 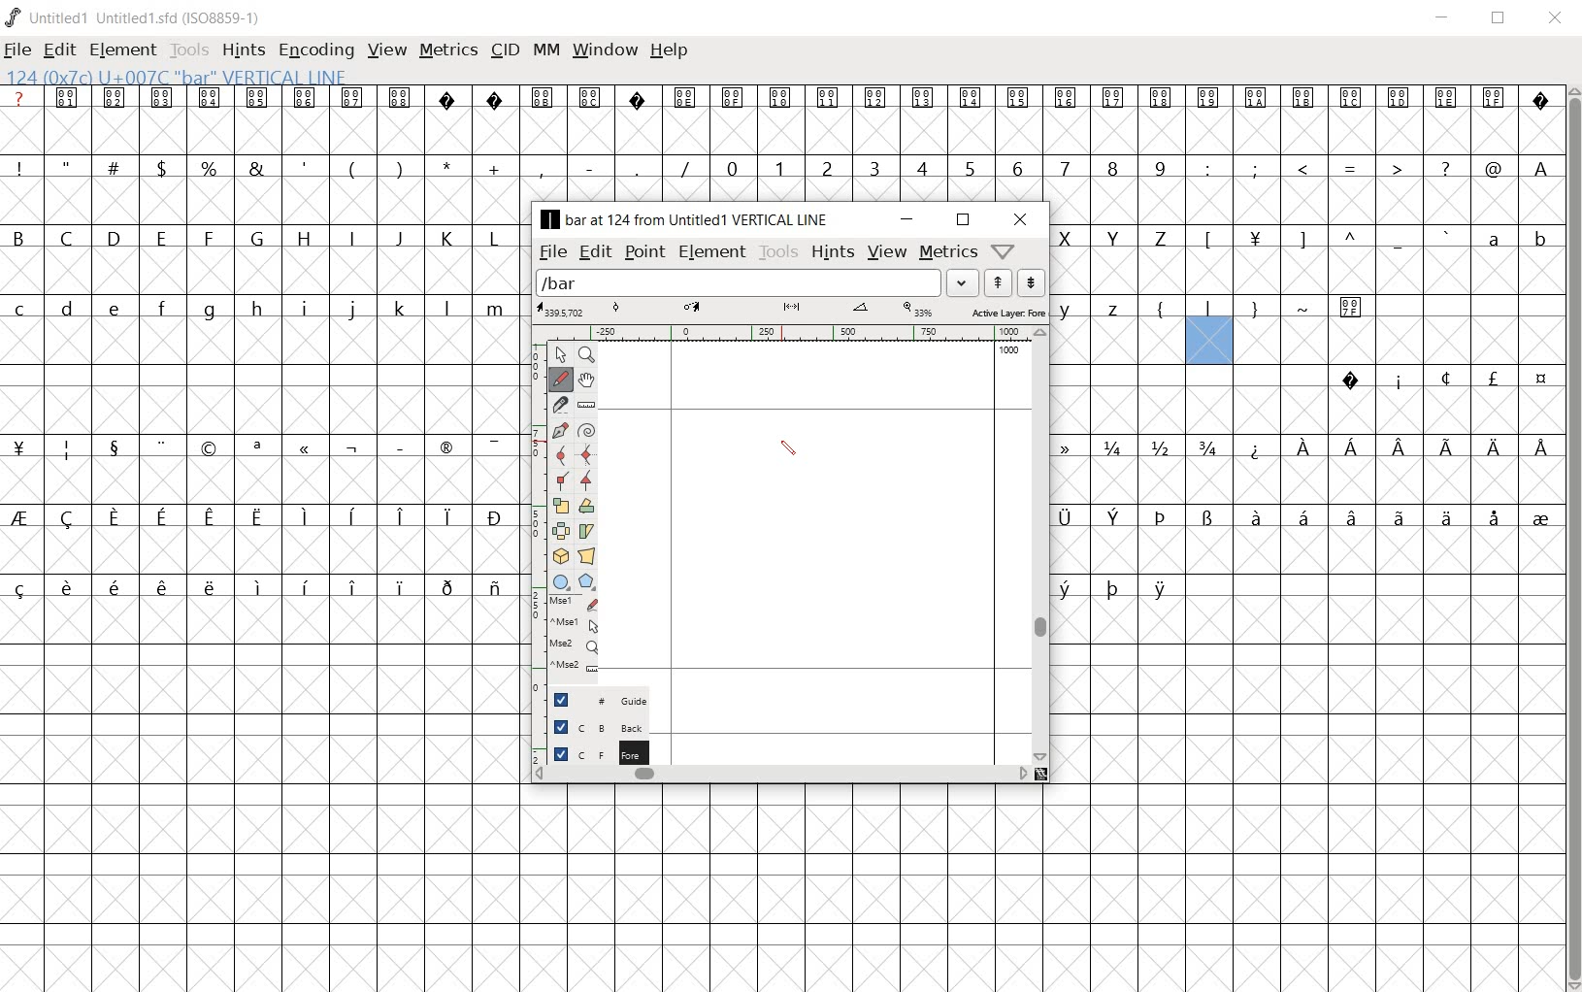 I want to click on numbers and special letters, so click(x=1305, y=446).